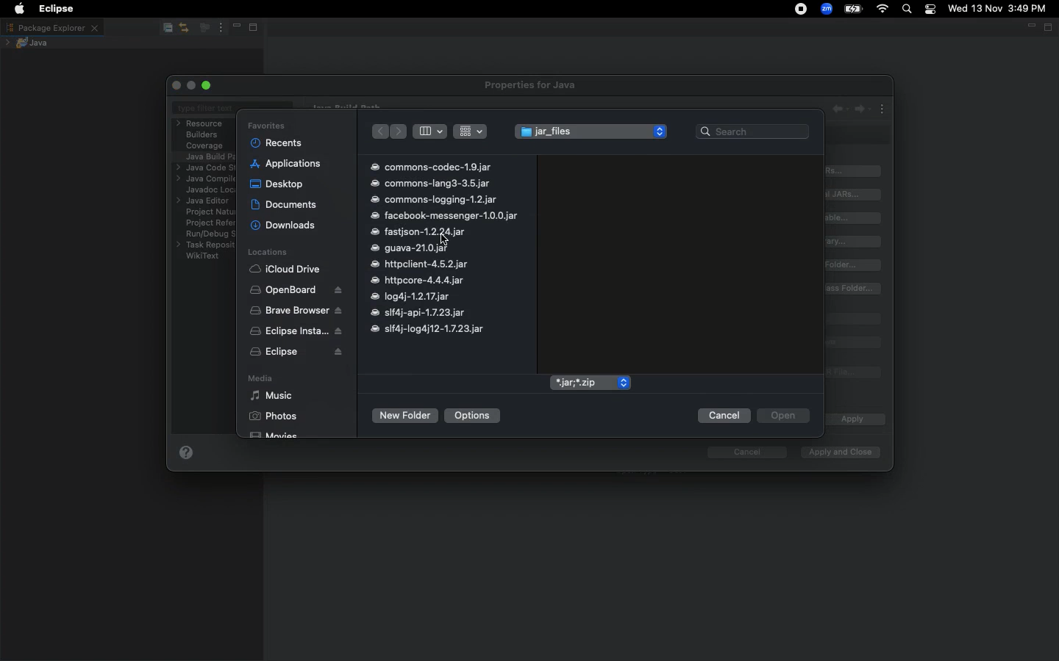  What do you see at coordinates (204, 180) in the screenshot?
I see `Java compiler` at bounding box center [204, 180].